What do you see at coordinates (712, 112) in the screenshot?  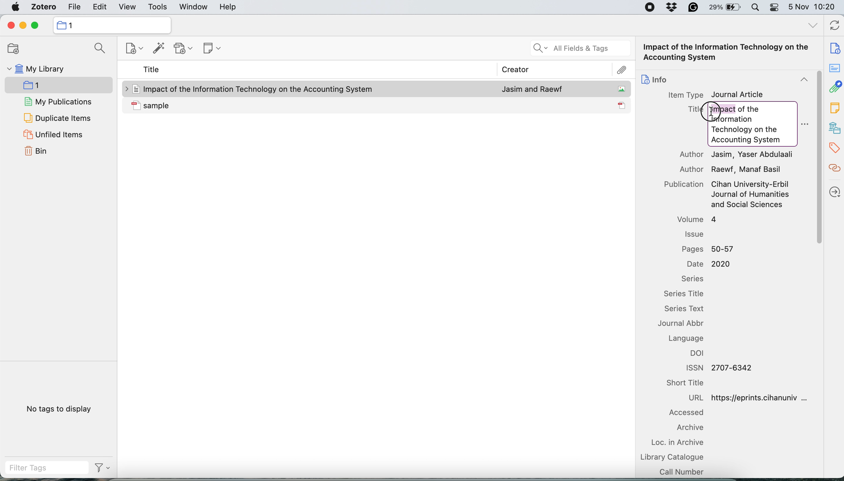 I see `cursor` at bounding box center [712, 112].